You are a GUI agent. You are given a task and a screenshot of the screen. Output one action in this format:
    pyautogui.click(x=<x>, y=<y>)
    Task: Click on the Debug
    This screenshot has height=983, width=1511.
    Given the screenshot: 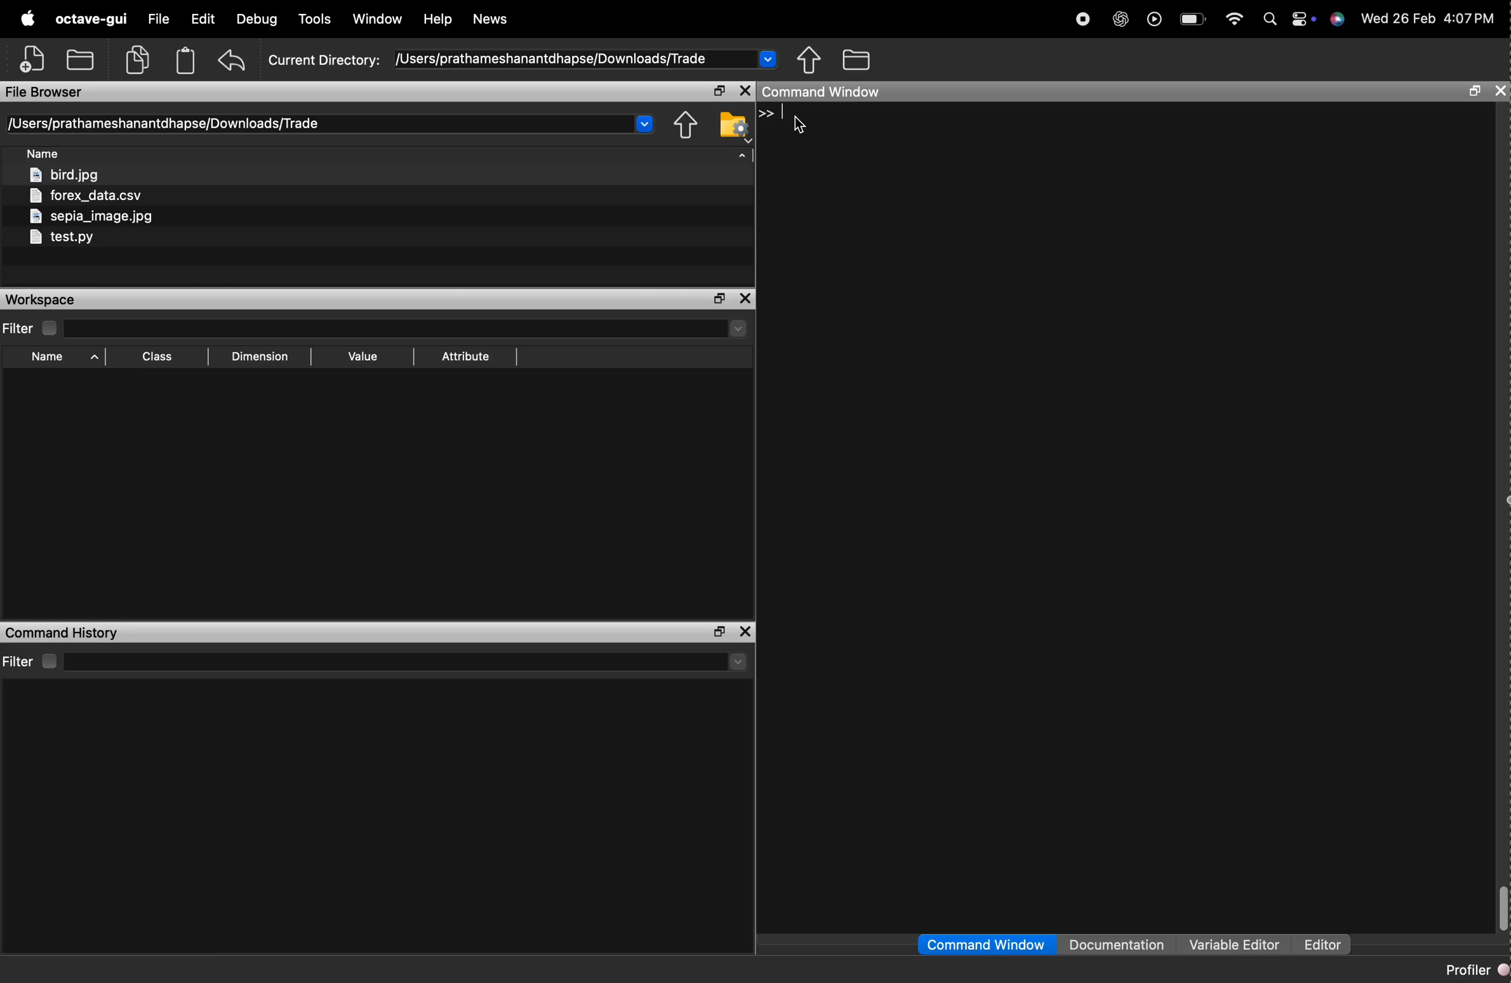 What is the action you would take?
    pyautogui.click(x=257, y=19)
    